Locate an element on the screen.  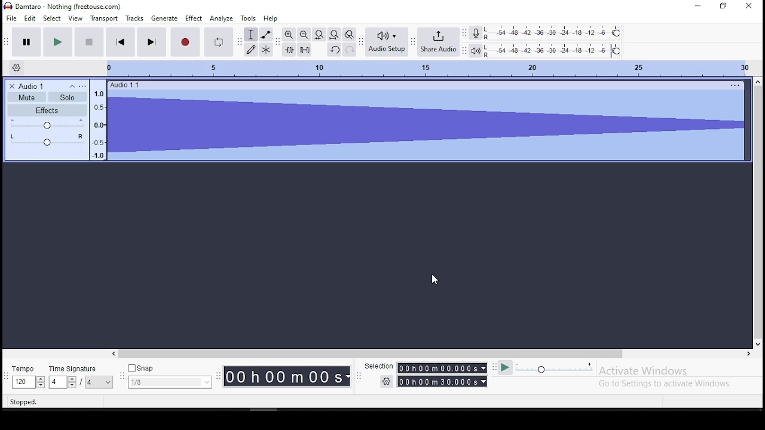
envelope tool is located at coordinates (267, 35).